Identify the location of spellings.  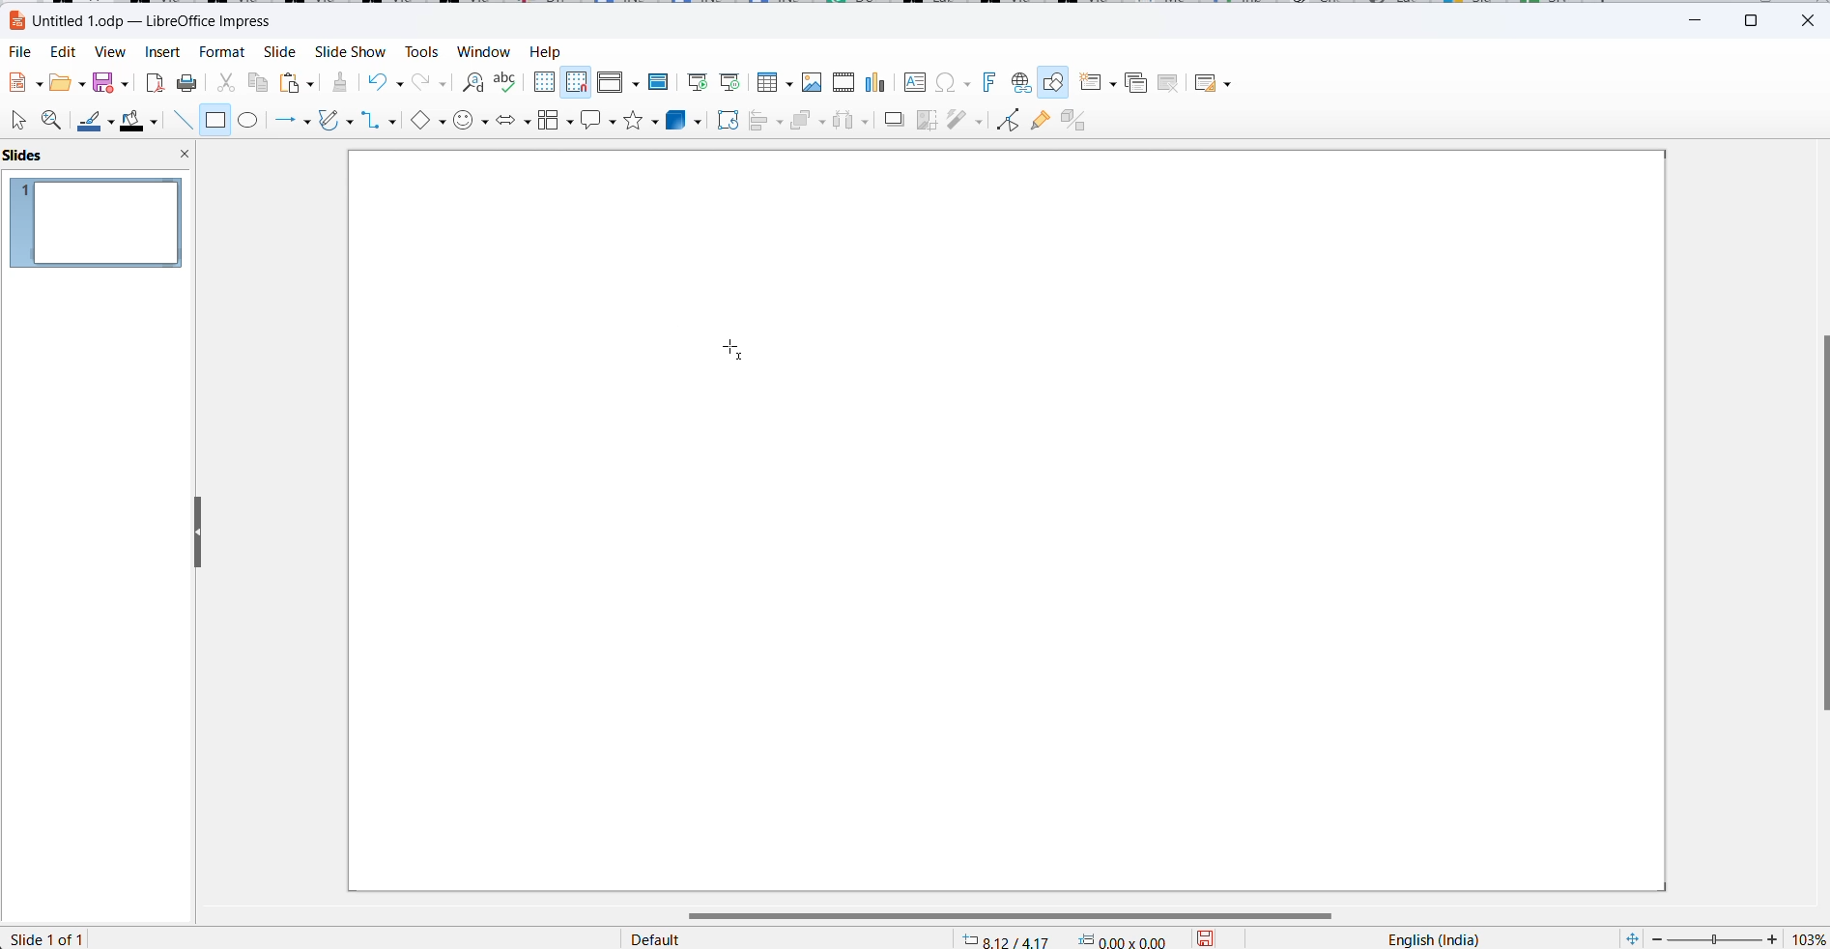
(506, 82).